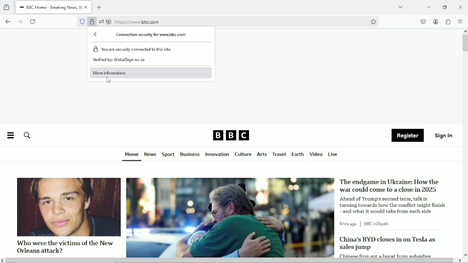 The width and height of the screenshot is (468, 263). Describe the element at coordinates (465, 31) in the screenshot. I see `scroll up` at that location.